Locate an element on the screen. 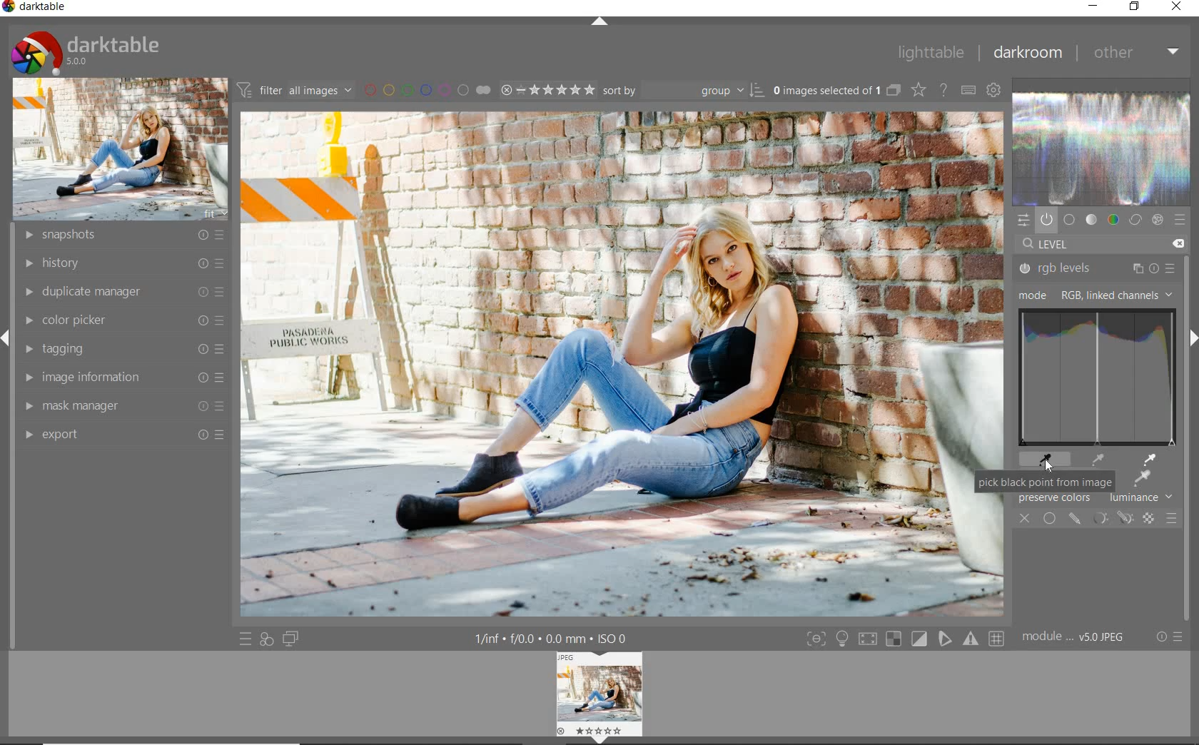 The height and width of the screenshot is (745, 1199). tone is located at coordinates (1092, 218).